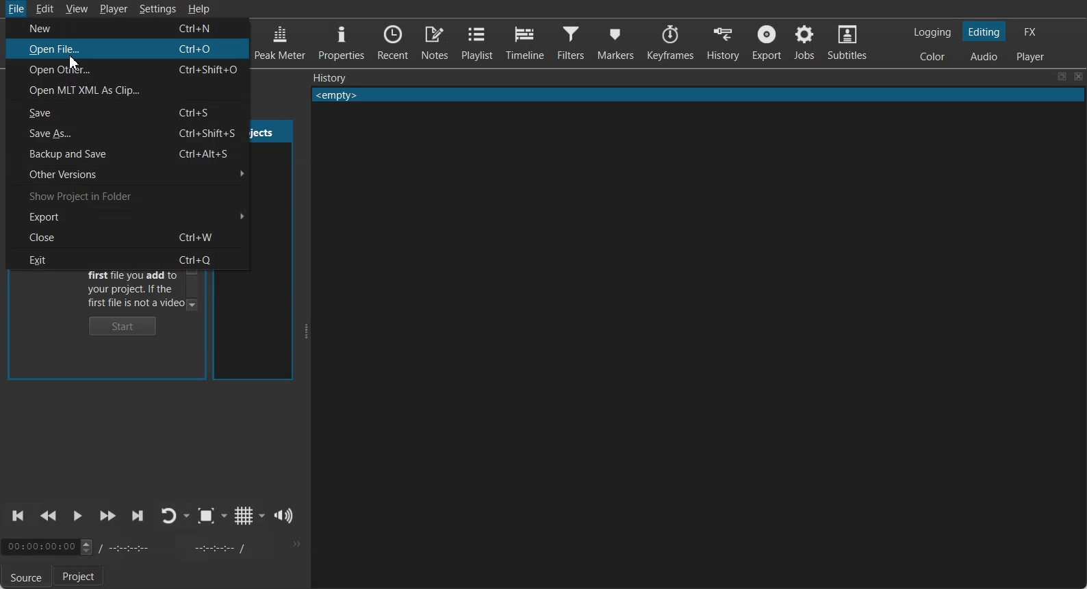 This screenshot has width=1087, height=589. Describe the element at coordinates (1062, 77) in the screenshot. I see `Maximize` at that location.